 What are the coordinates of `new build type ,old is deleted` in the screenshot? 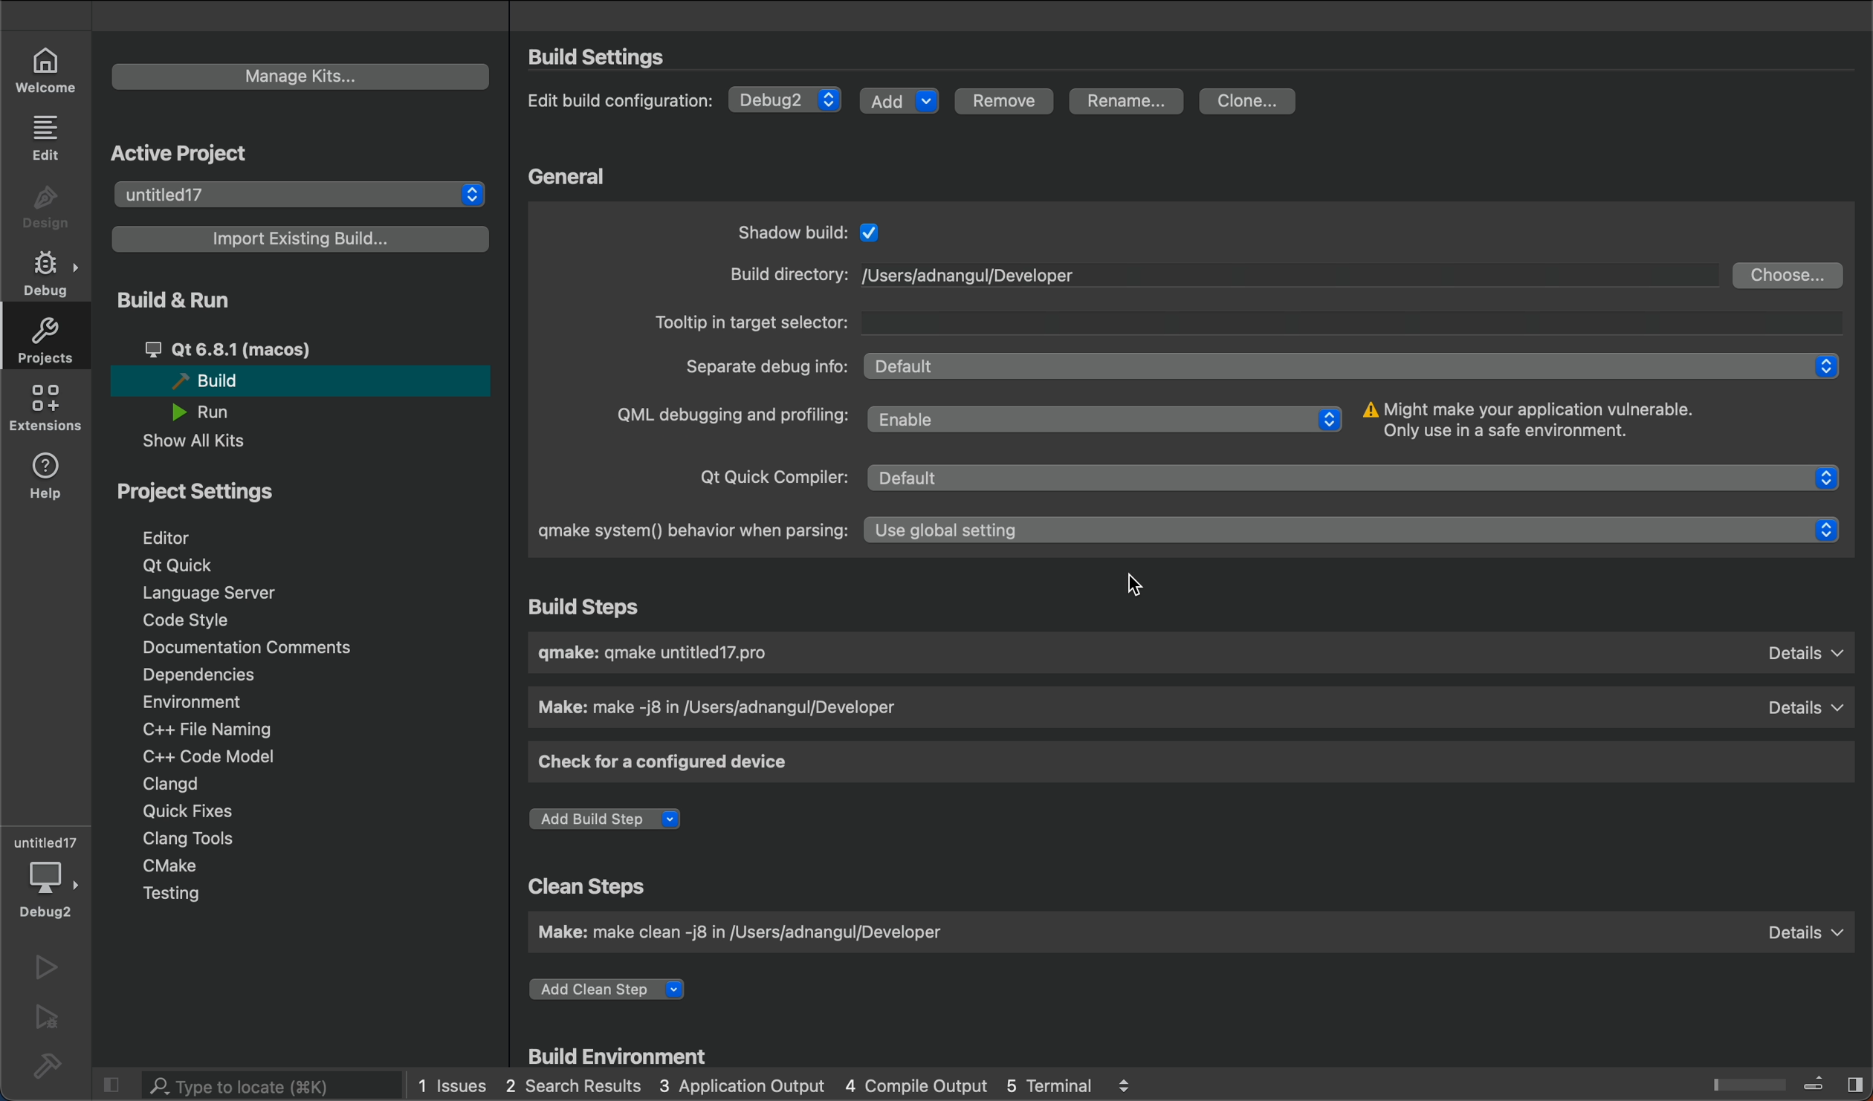 It's located at (903, 273).